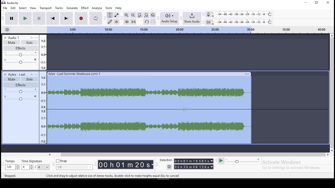 The width and height of the screenshot is (335, 188). I want to click on time, so click(194, 164).